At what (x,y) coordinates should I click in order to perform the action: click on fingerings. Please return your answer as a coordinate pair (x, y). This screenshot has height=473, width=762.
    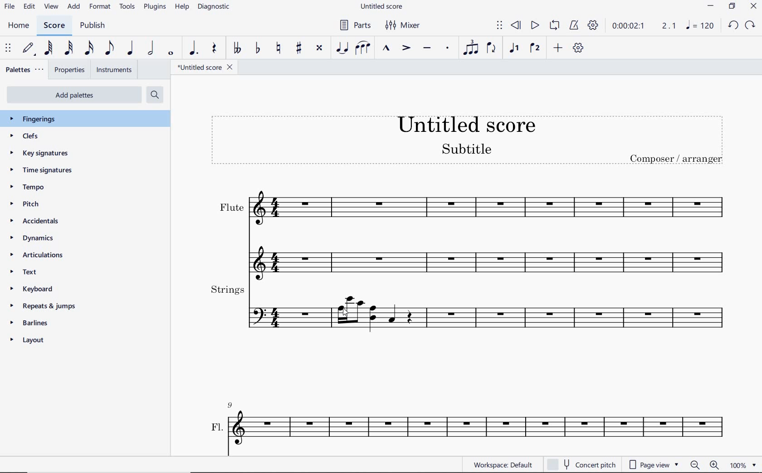
    Looking at the image, I should click on (36, 120).